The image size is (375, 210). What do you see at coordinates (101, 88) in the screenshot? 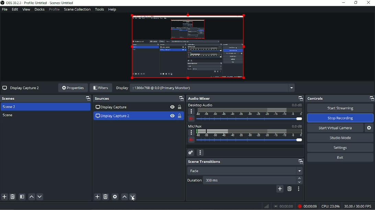
I see `Filters` at bounding box center [101, 88].